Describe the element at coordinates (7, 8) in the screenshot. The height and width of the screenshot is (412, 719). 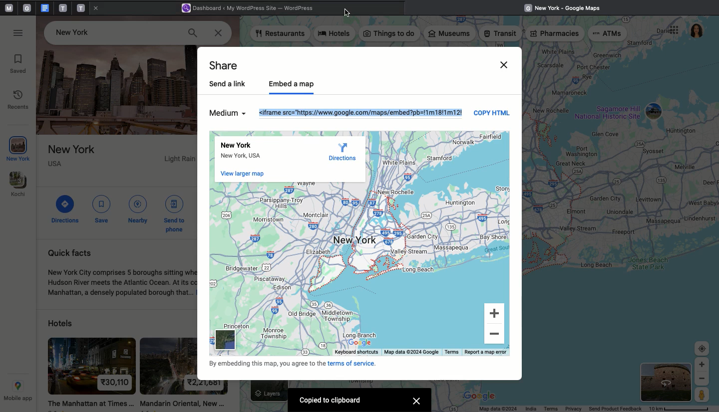
I see `Pinned tabs` at that location.